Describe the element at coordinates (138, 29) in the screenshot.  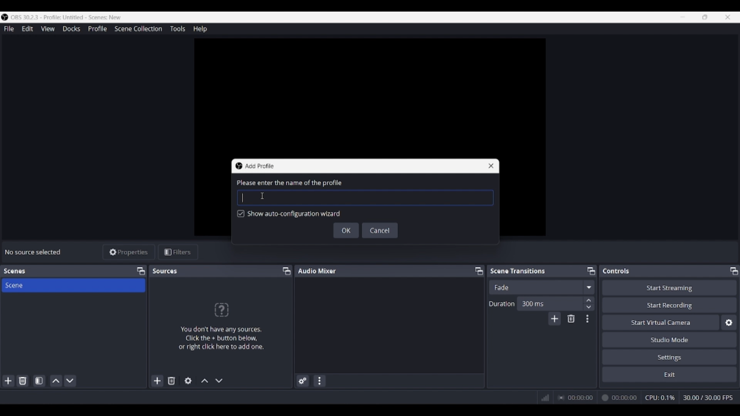
I see `Scene collection menu` at that location.